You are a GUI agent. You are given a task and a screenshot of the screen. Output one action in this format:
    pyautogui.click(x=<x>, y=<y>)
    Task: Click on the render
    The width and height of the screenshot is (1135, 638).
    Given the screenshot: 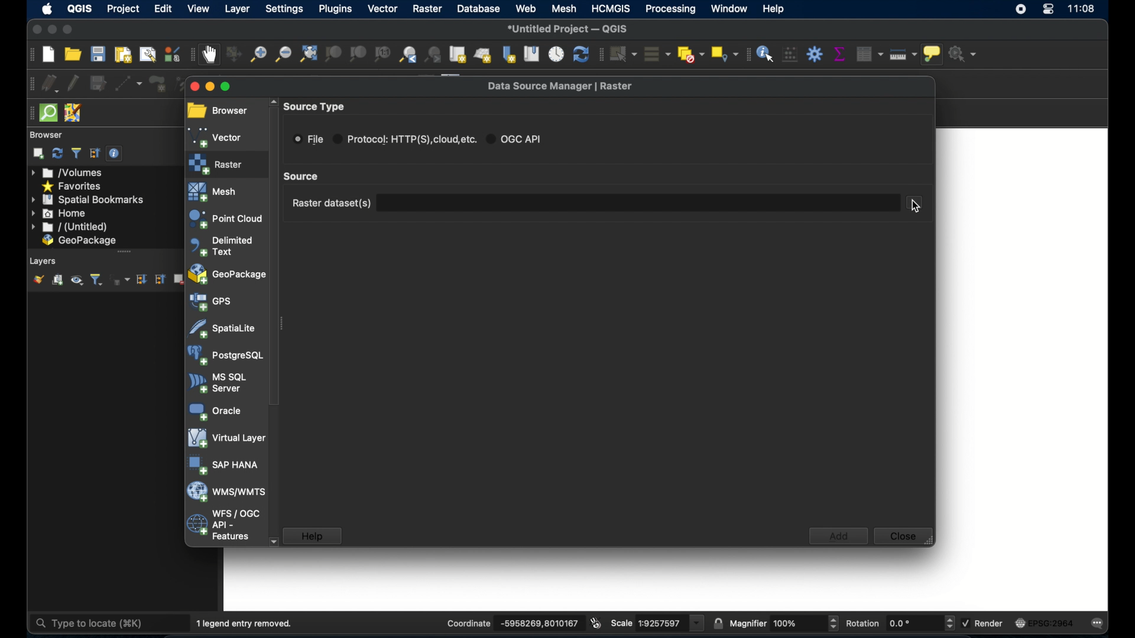 What is the action you would take?
    pyautogui.click(x=992, y=624)
    